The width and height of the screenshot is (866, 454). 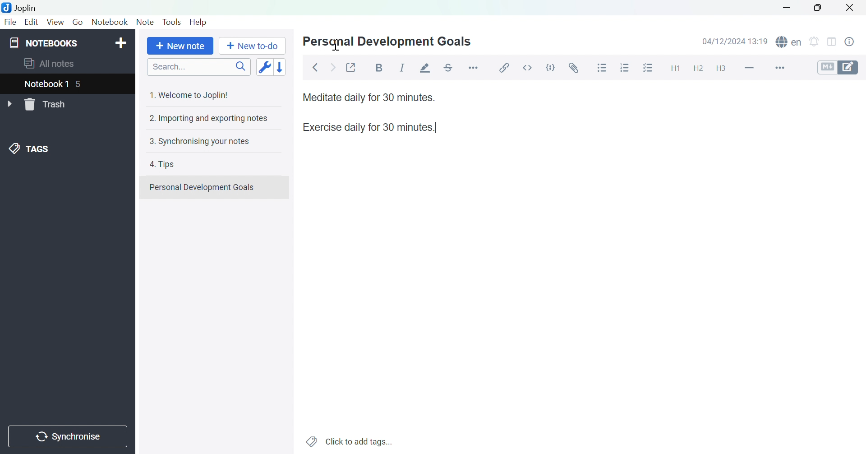 I want to click on Close, so click(x=850, y=7).